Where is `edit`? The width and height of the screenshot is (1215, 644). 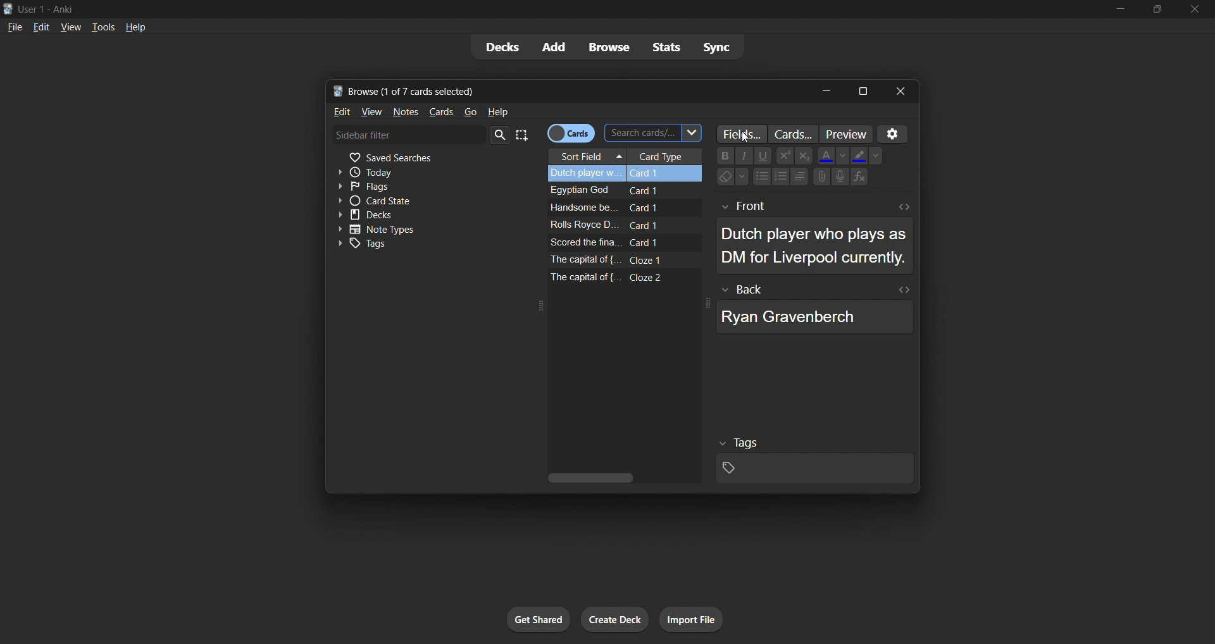
edit is located at coordinates (342, 112).